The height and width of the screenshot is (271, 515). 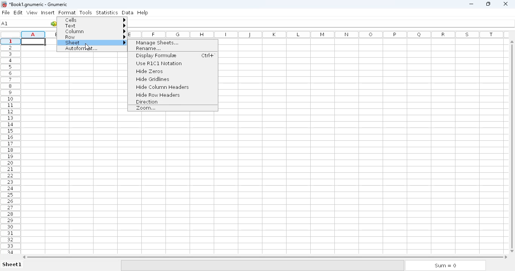 I want to click on edit, so click(x=18, y=12).